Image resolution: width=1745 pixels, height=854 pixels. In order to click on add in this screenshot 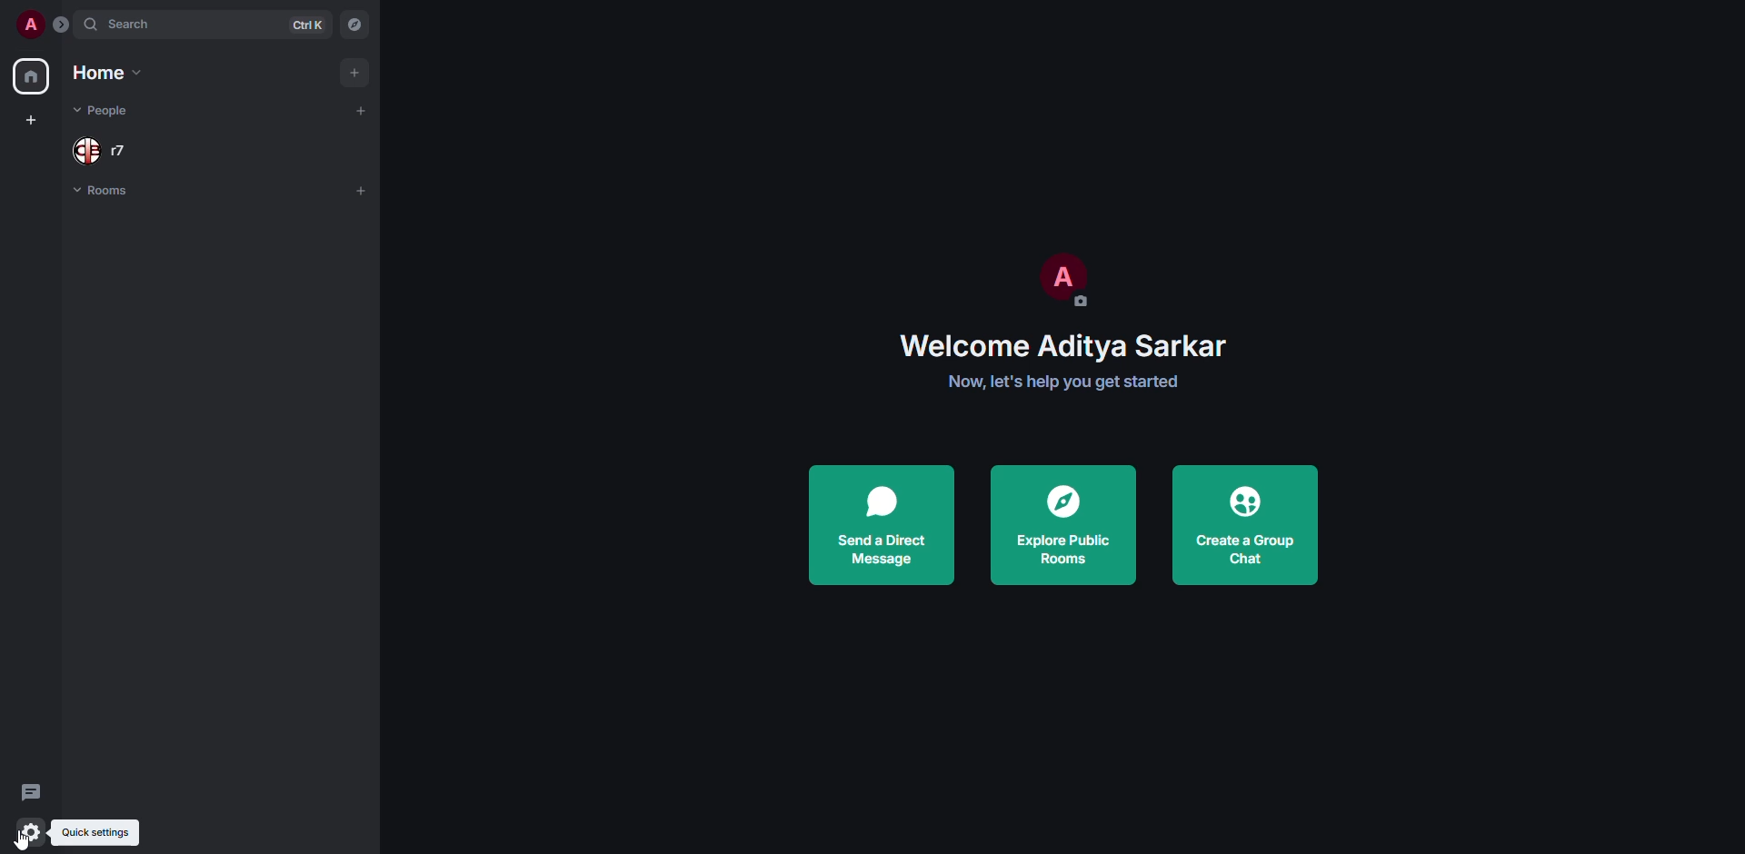, I will do `click(364, 107)`.